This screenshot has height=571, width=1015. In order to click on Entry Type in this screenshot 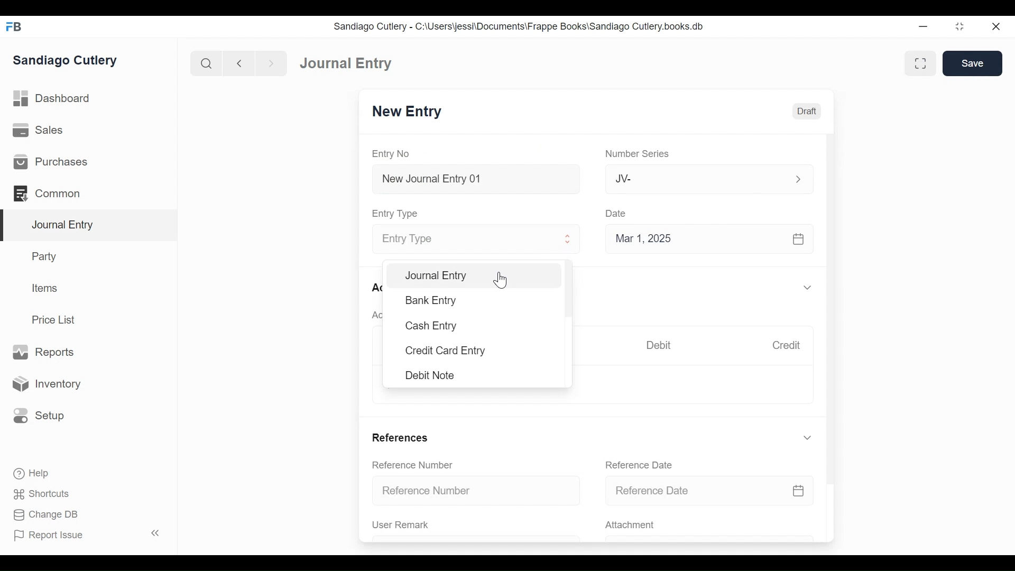, I will do `click(473, 237)`.